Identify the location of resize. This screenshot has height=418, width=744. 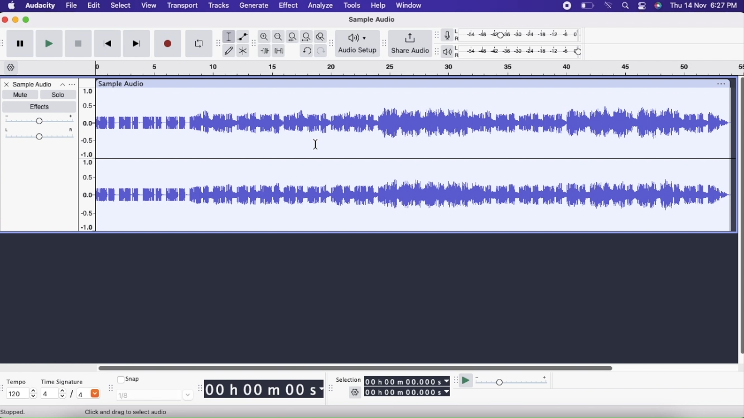
(436, 36).